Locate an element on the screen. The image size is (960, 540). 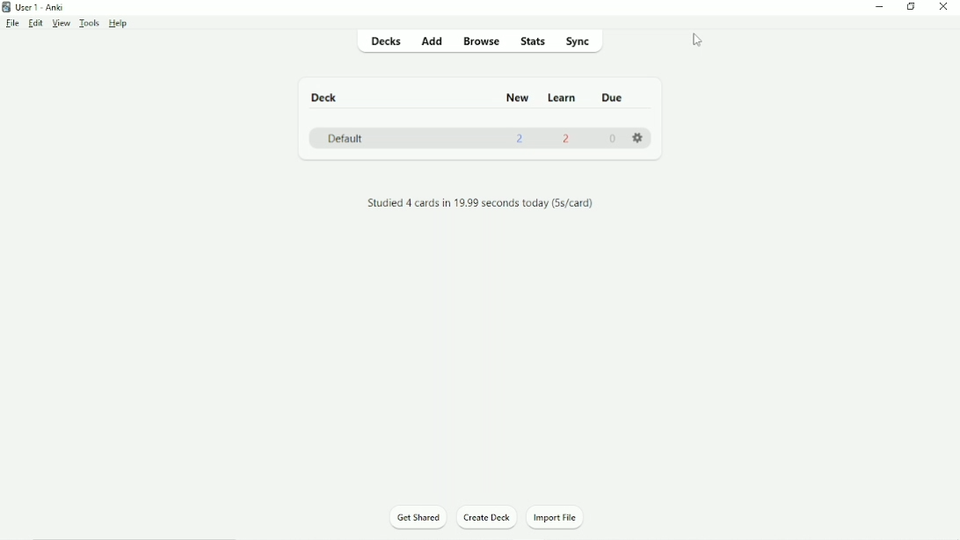
Get Shared is located at coordinates (418, 518).